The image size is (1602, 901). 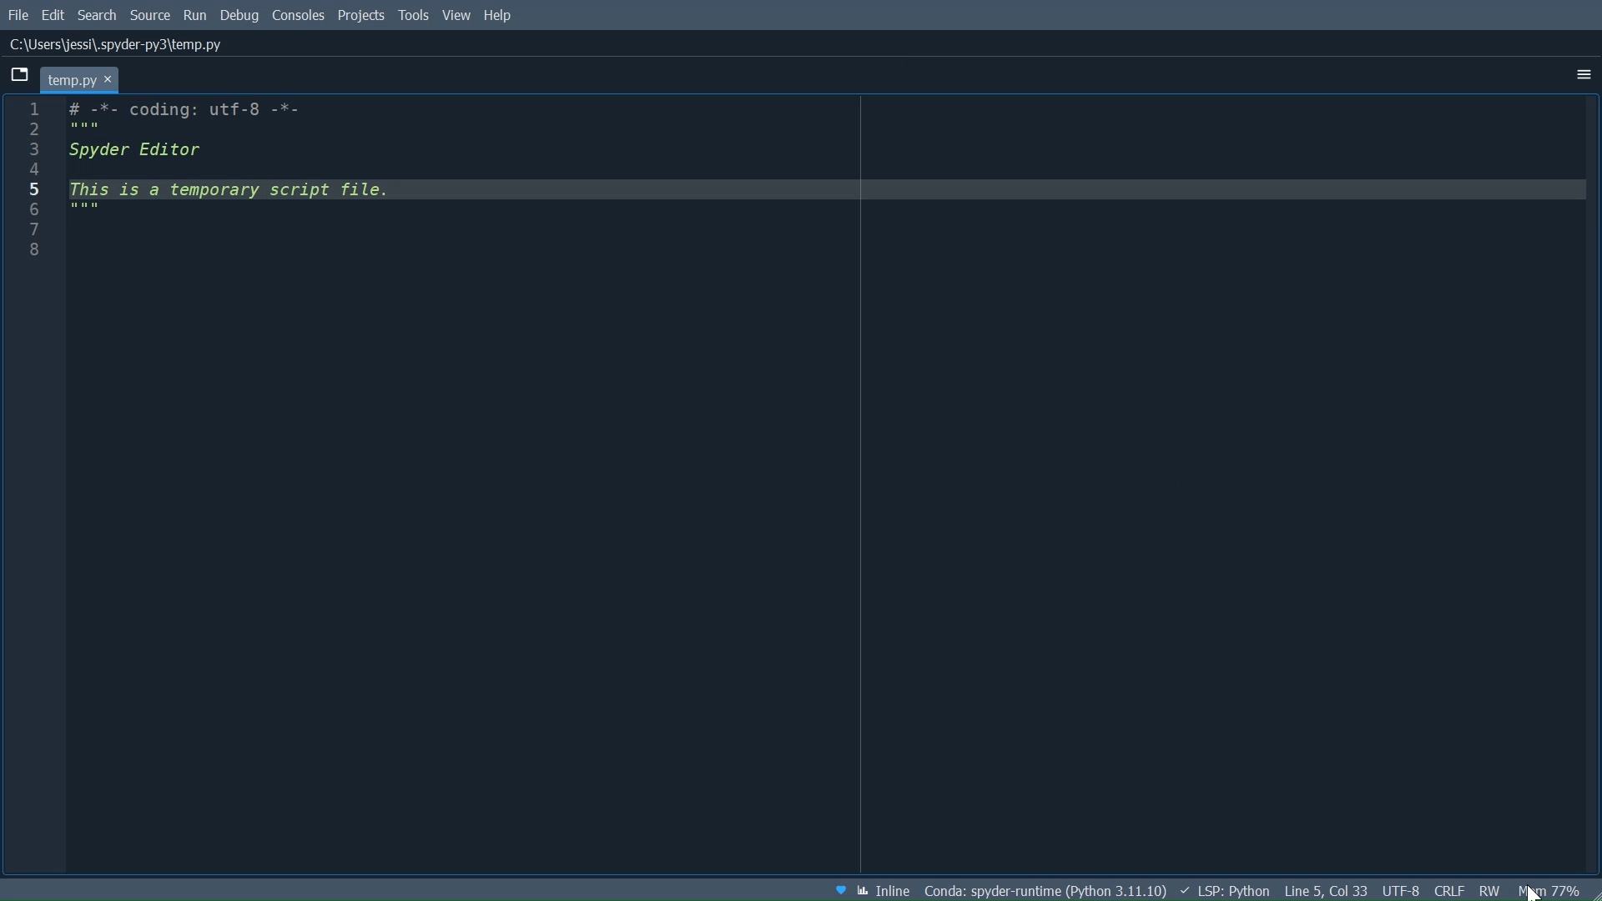 What do you see at coordinates (1403, 890) in the screenshot?
I see `File Encoding` at bounding box center [1403, 890].